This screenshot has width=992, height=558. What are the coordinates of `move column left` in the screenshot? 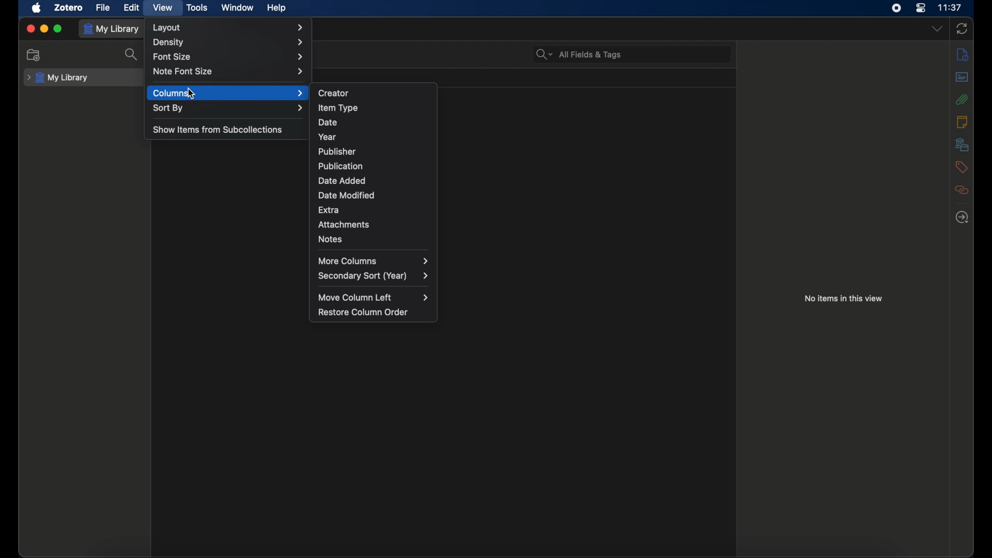 It's located at (375, 297).